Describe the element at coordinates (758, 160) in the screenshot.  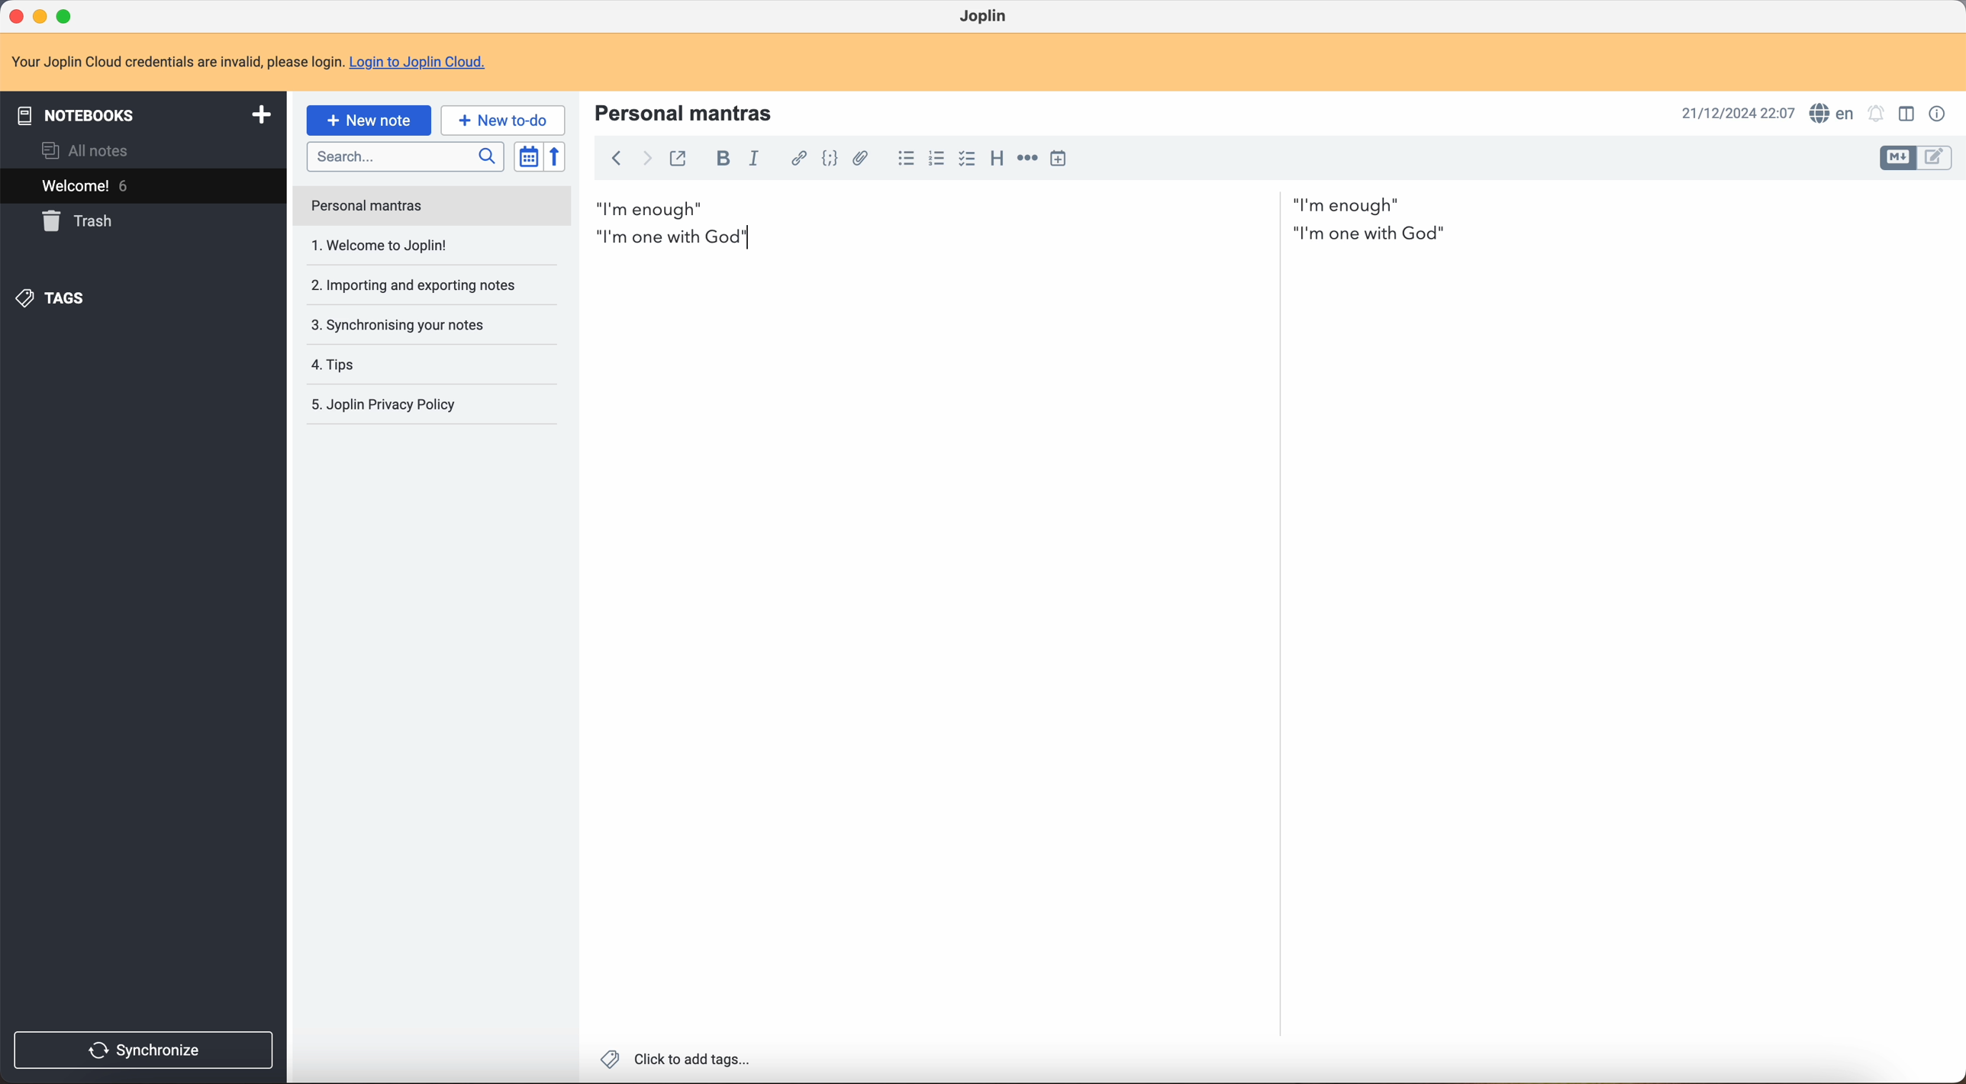
I see `italic` at that location.